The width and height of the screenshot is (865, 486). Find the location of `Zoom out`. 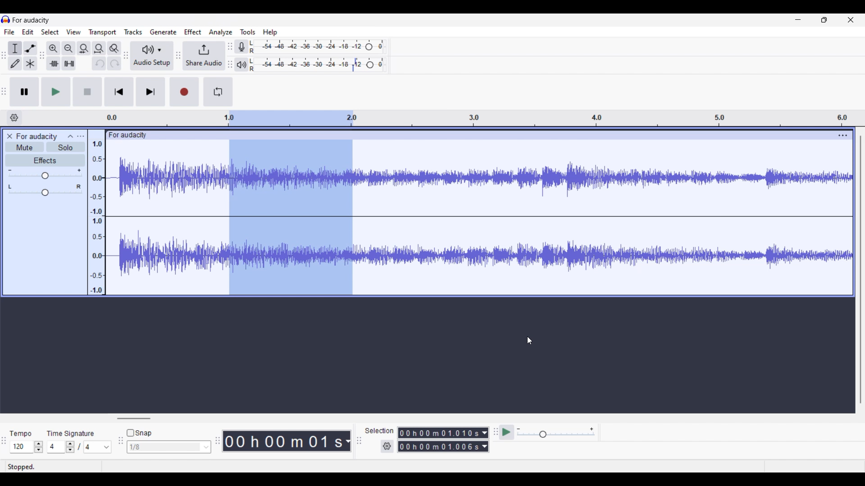

Zoom out is located at coordinates (69, 48).